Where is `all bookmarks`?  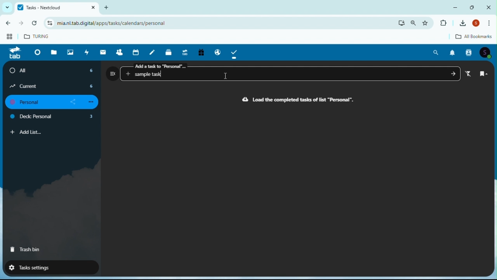 all bookmarks is located at coordinates (468, 37).